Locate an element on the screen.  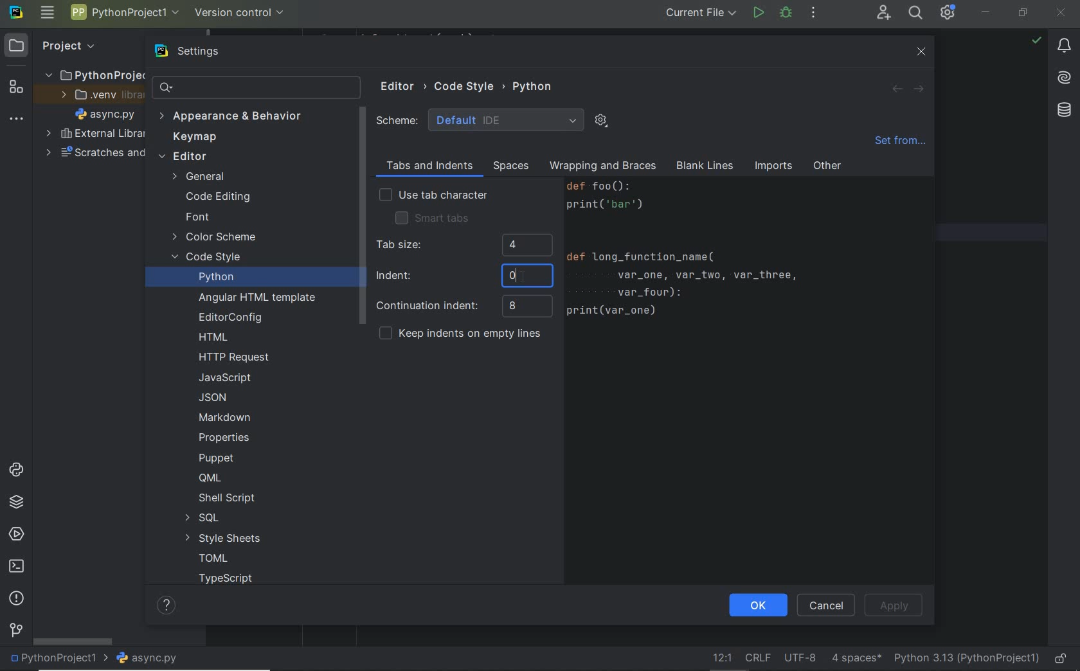
QML is located at coordinates (209, 478).